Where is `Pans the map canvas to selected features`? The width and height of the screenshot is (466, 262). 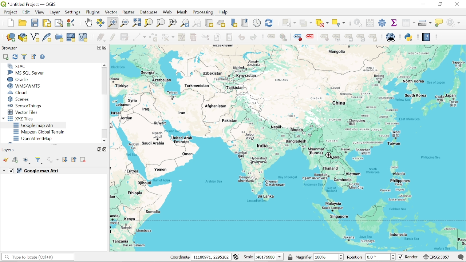
Pans the map canvas to selected features is located at coordinates (100, 23).